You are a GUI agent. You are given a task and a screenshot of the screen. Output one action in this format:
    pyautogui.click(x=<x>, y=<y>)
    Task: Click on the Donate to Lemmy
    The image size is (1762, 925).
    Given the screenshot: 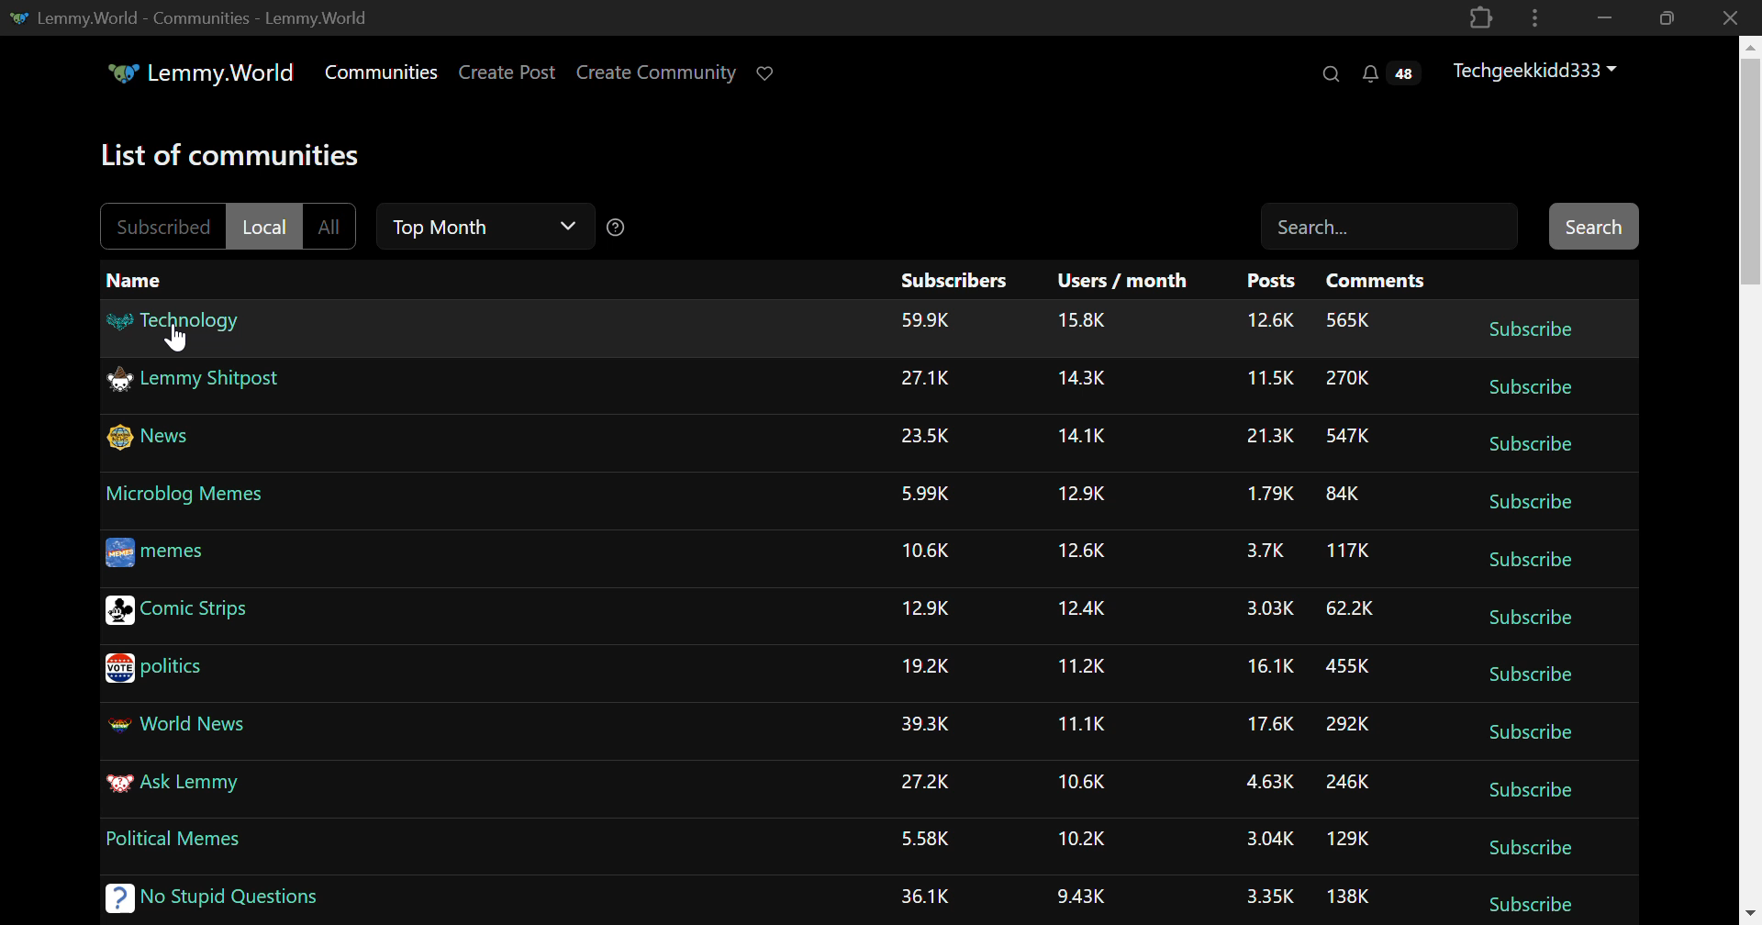 What is the action you would take?
    pyautogui.click(x=767, y=74)
    